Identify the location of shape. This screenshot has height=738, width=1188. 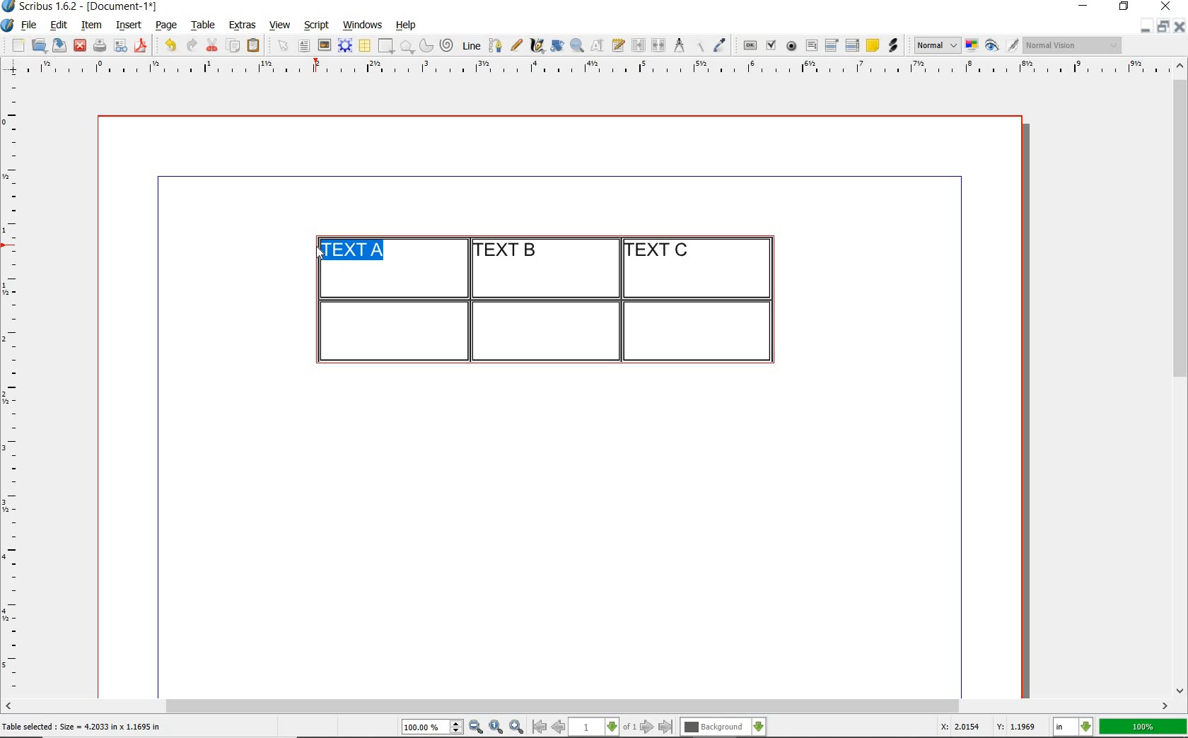
(388, 47).